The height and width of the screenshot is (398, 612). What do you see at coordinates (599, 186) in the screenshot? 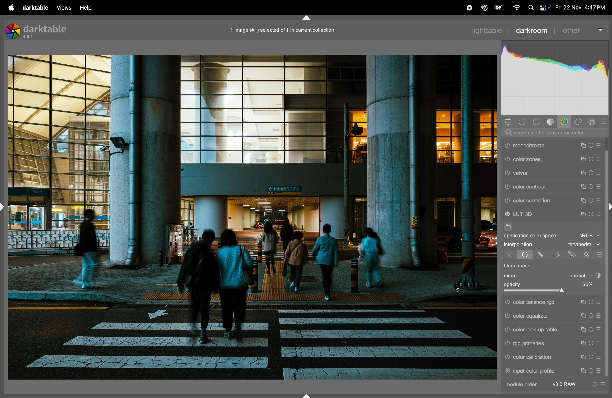
I see `presets` at bounding box center [599, 186].